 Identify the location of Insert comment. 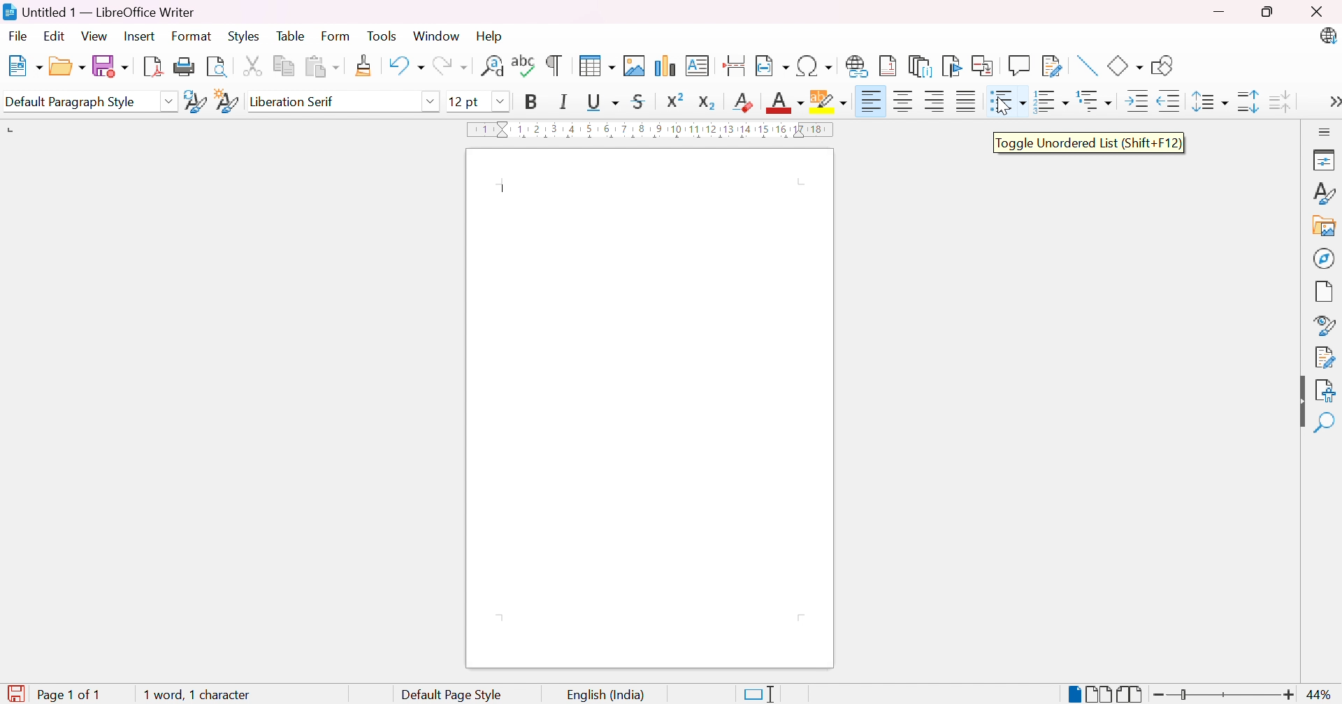
(1019, 65).